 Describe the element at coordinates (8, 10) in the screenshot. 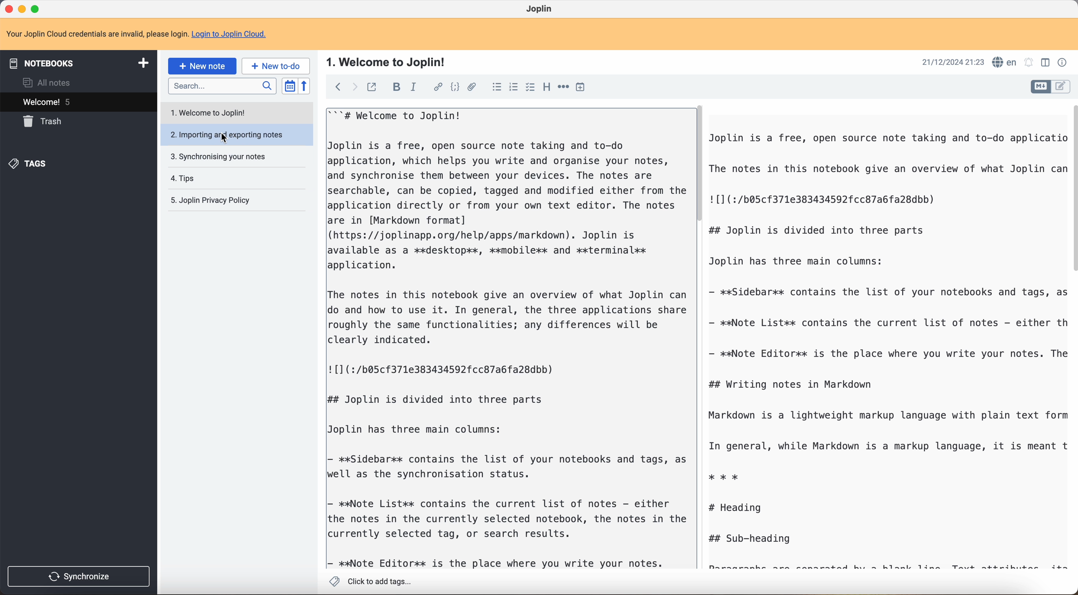

I see `close Joplin` at that location.